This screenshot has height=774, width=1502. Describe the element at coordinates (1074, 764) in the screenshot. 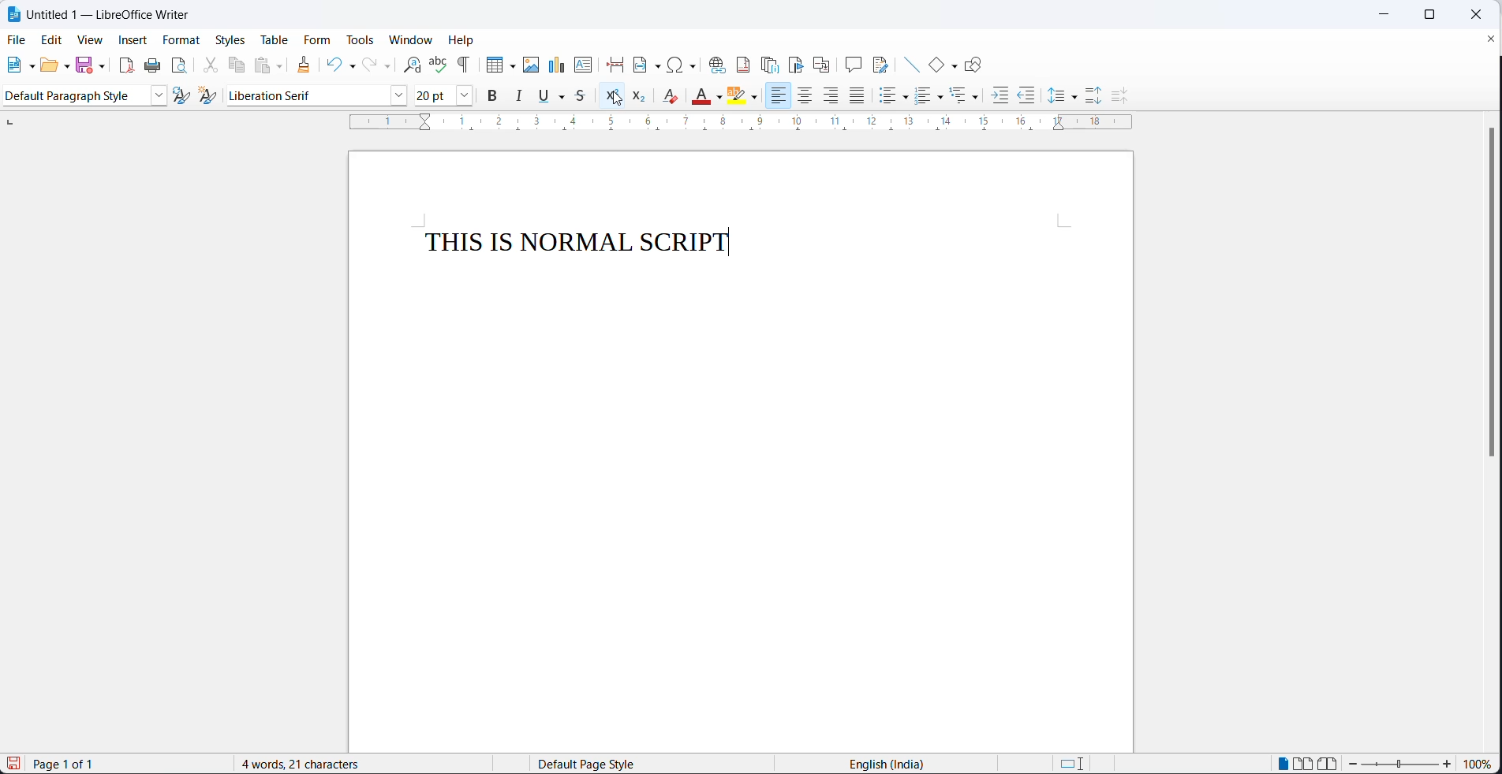

I see `standard selection` at that location.